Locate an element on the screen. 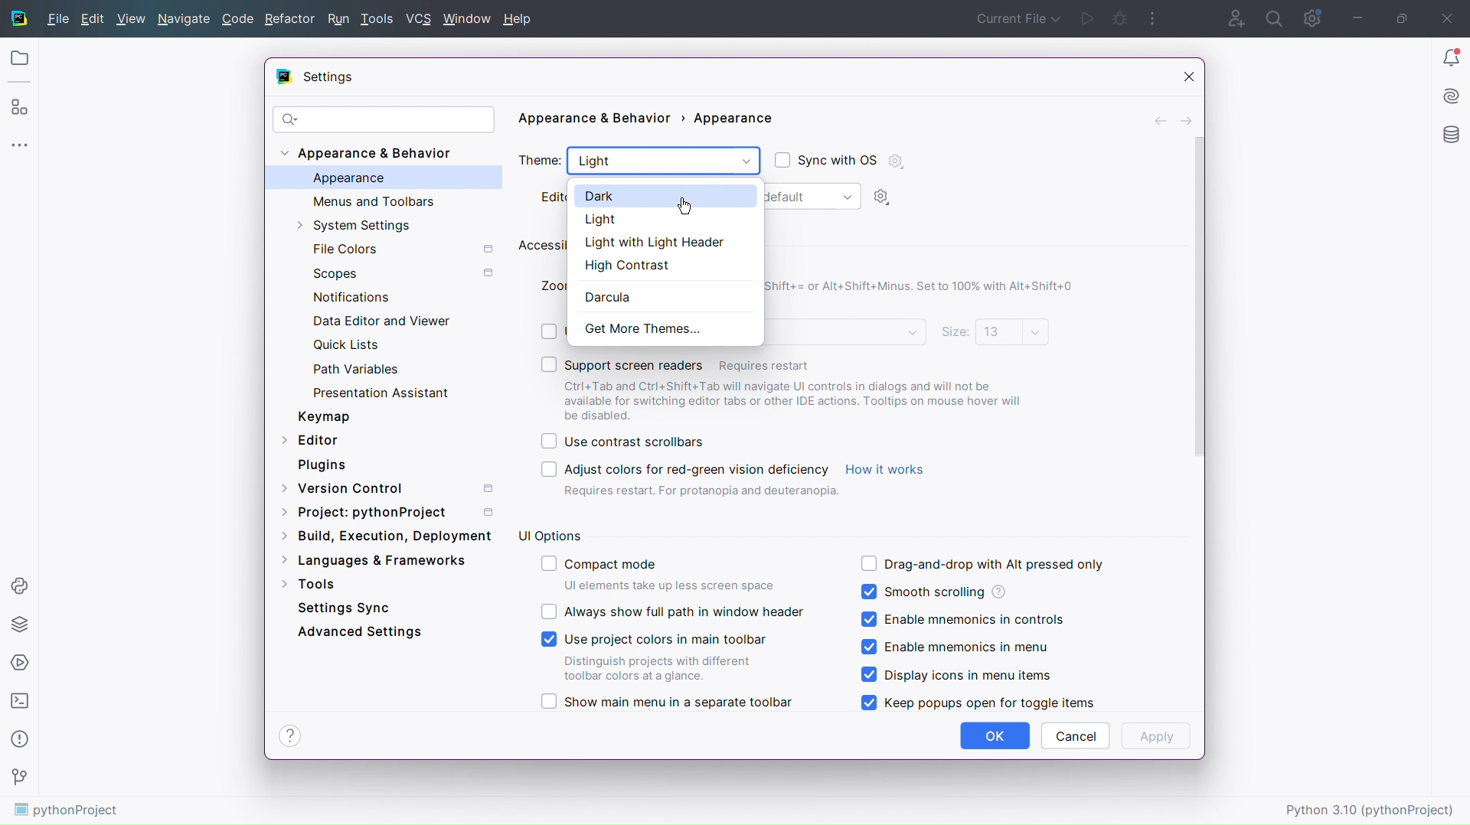  Use contrast scrollbars is located at coordinates (622, 442).